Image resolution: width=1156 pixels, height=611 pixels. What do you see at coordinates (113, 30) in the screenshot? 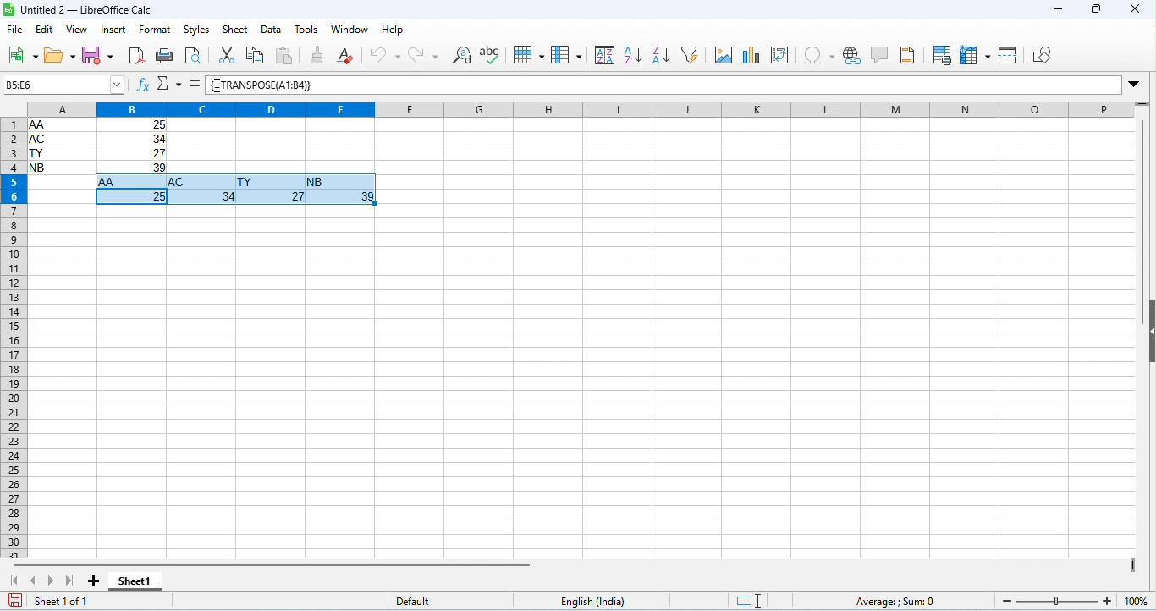
I see `insert` at bounding box center [113, 30].